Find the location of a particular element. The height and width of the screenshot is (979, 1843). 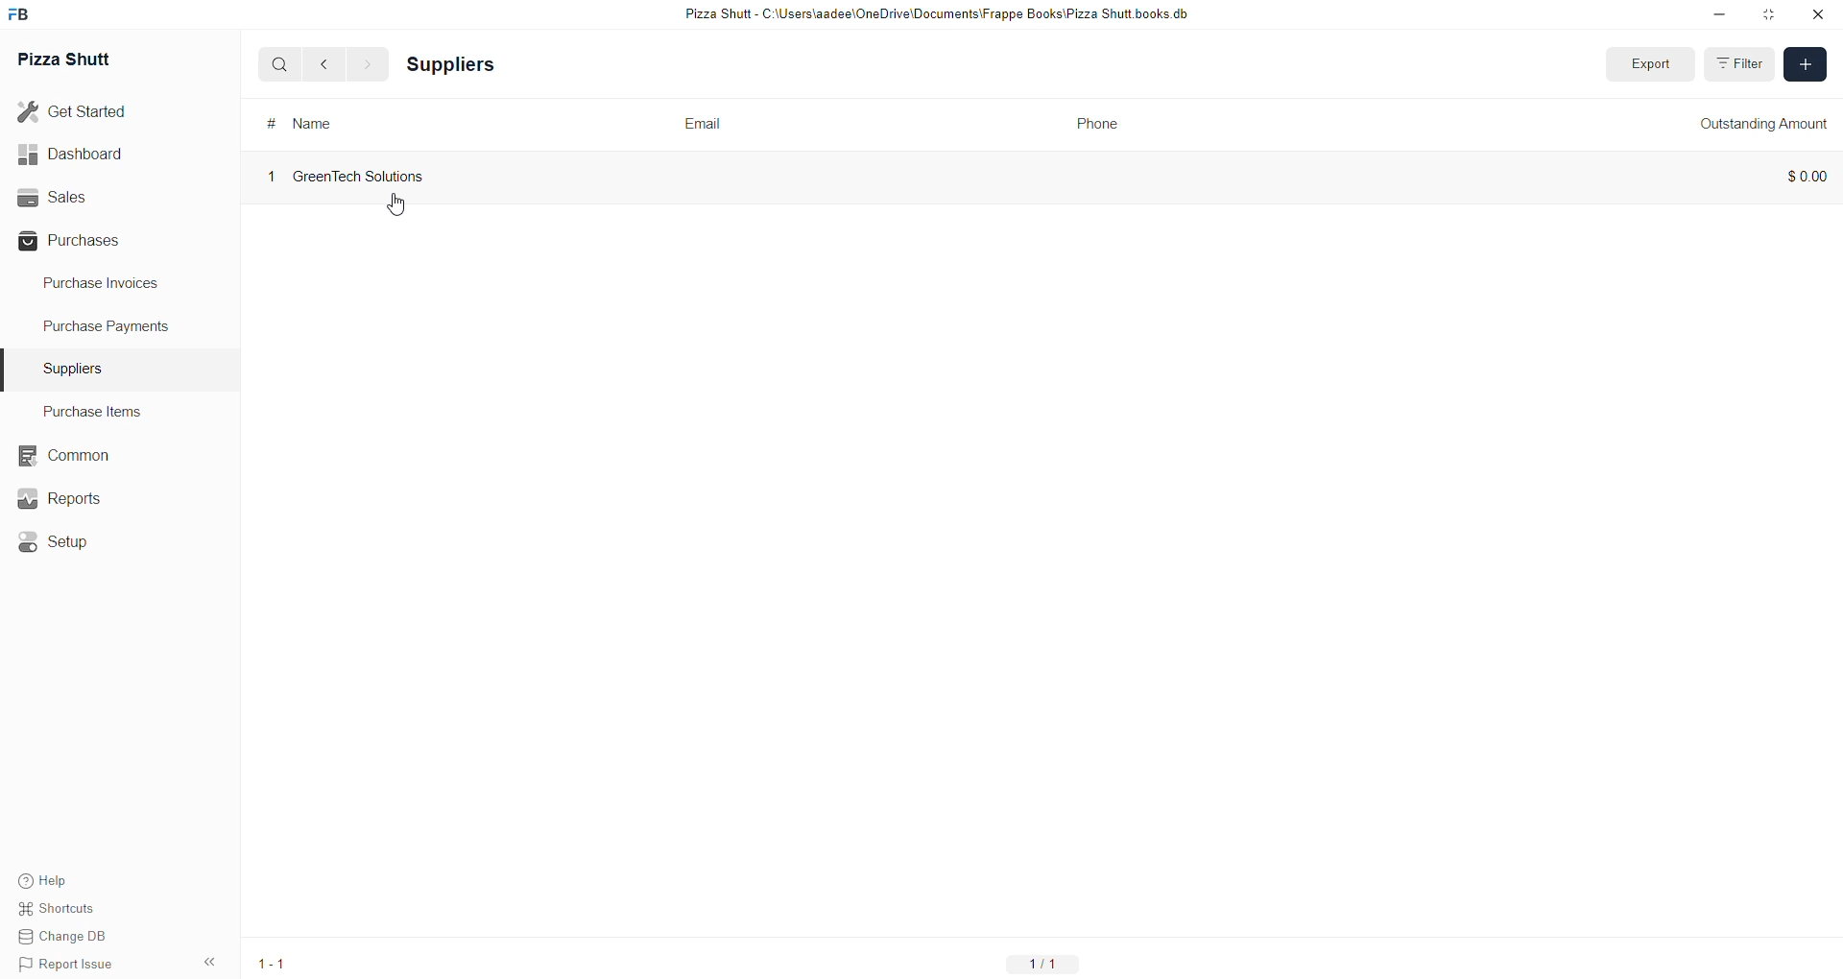

restore down is located at coordinates (1766, 15).